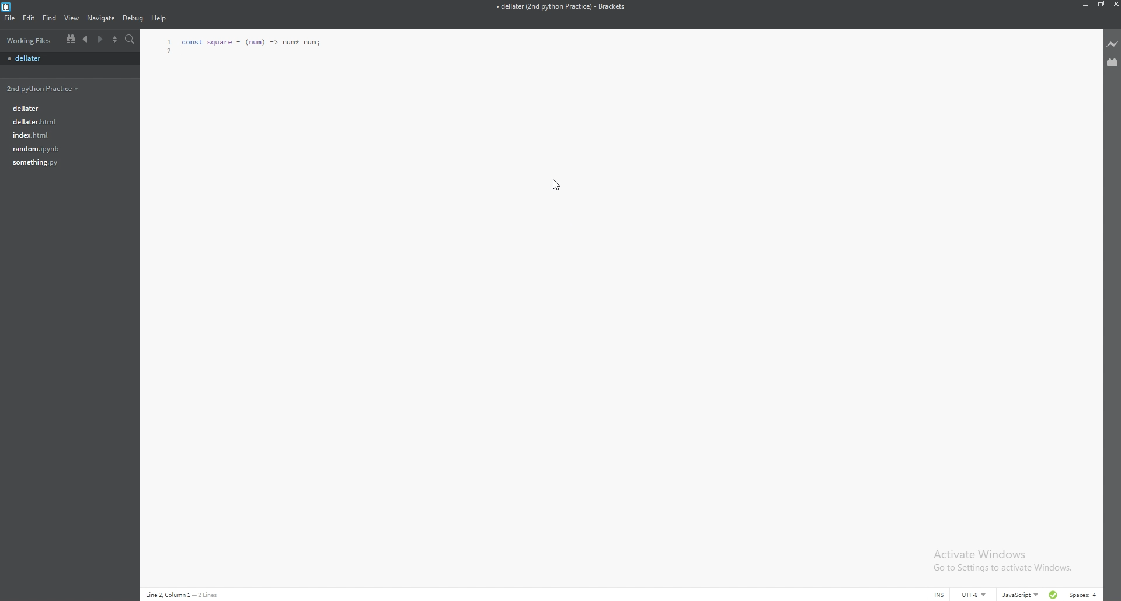  What do you see at coordinates (1054, 595) in the screenshot?
I see `linter` at bounding box center [1054, 595].